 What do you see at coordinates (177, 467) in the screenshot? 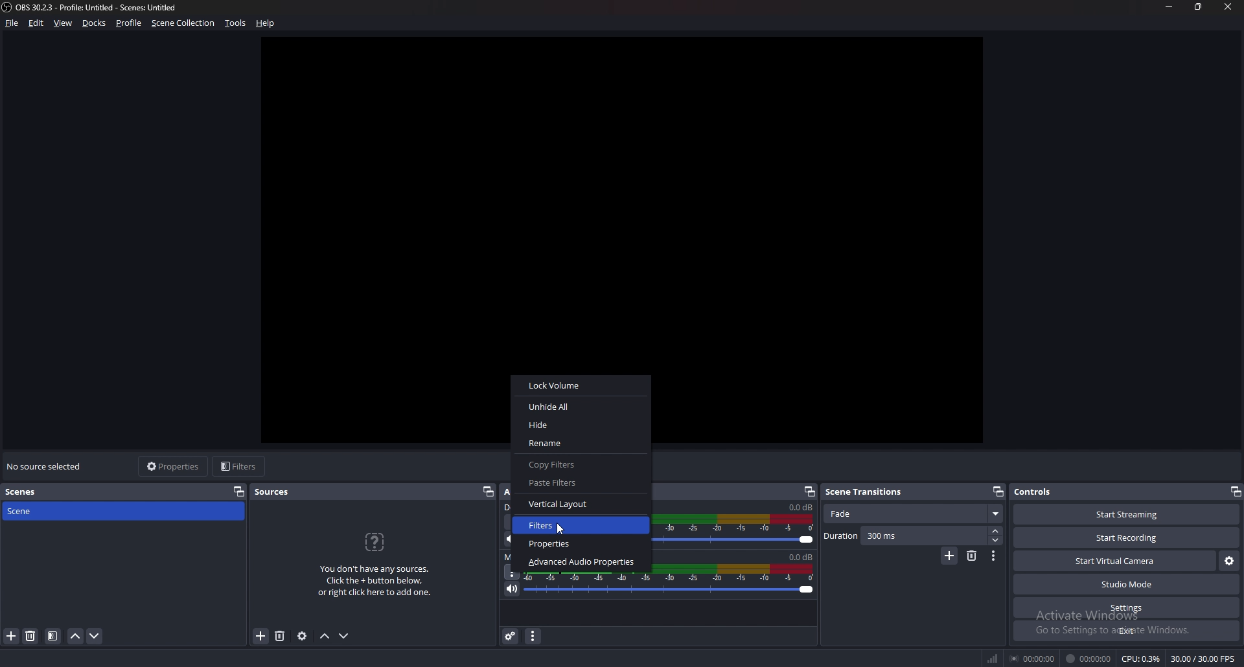
I see `properties` at bounding box center [177, 467].